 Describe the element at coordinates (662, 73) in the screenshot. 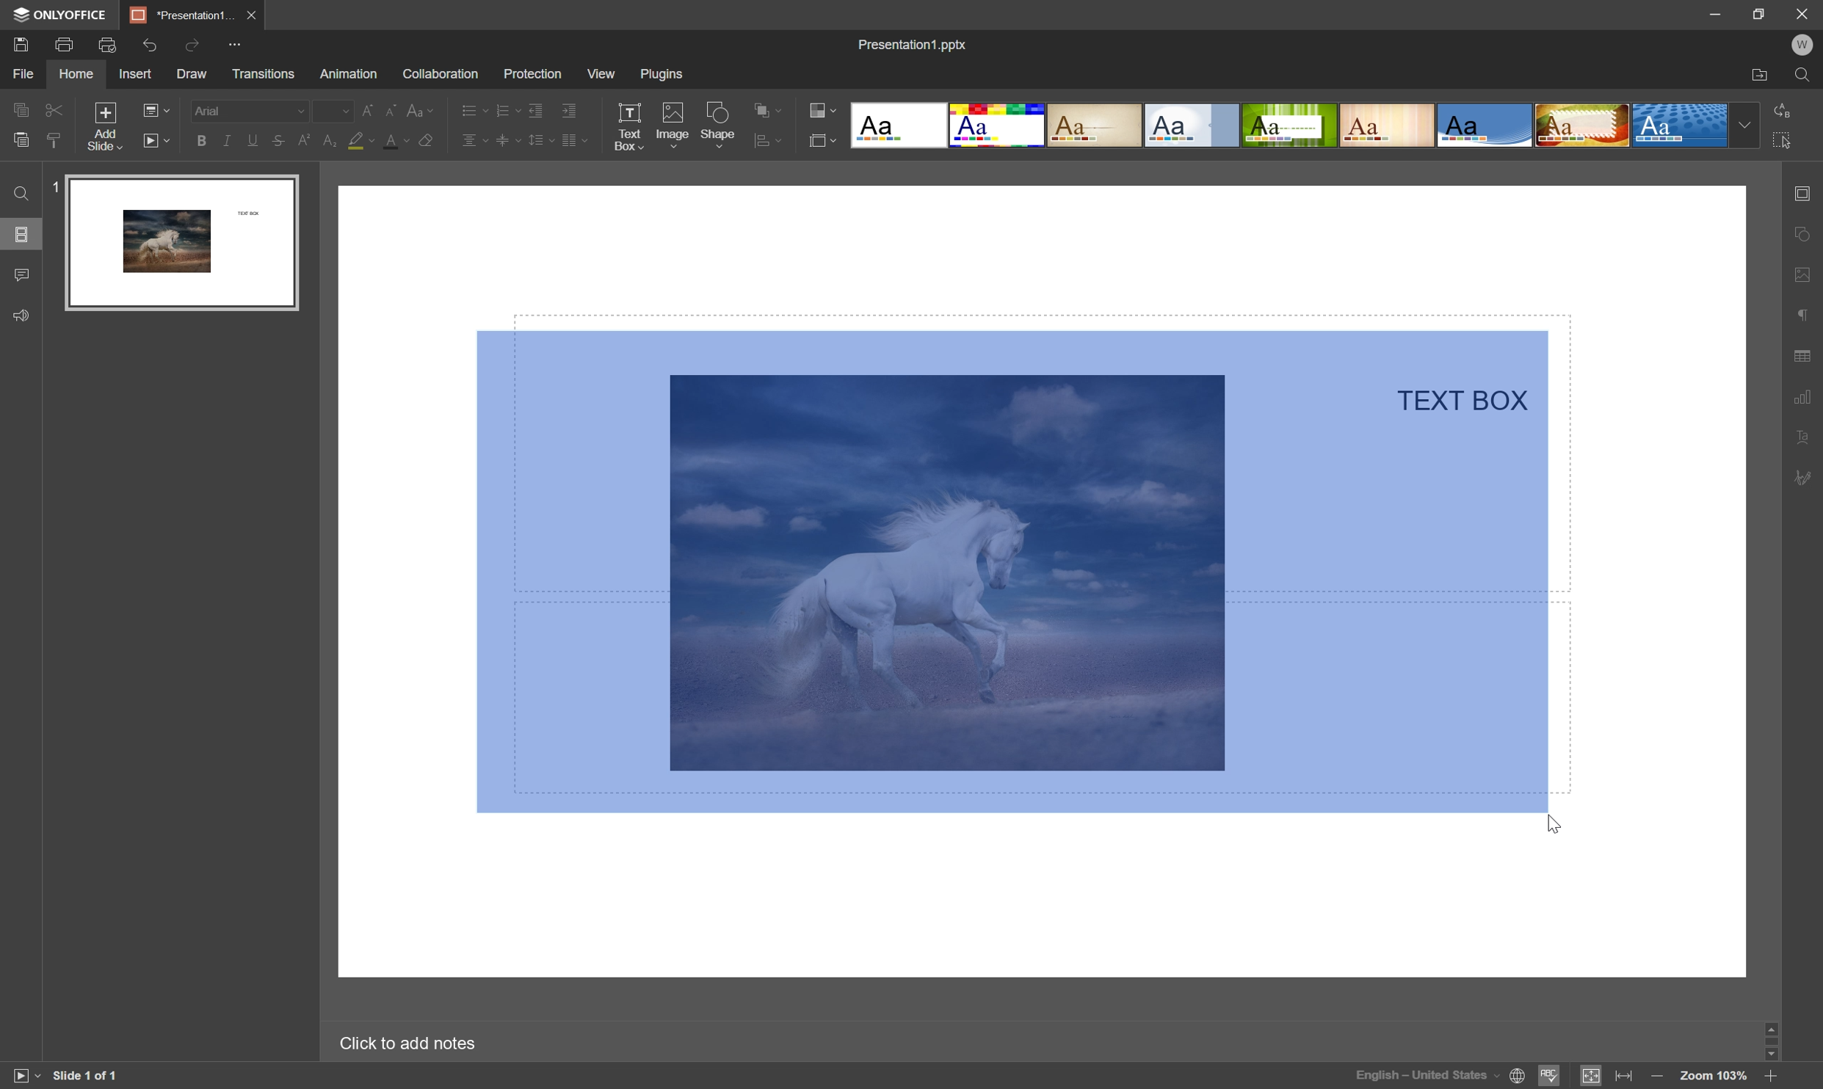

I see `plugins` at that location.